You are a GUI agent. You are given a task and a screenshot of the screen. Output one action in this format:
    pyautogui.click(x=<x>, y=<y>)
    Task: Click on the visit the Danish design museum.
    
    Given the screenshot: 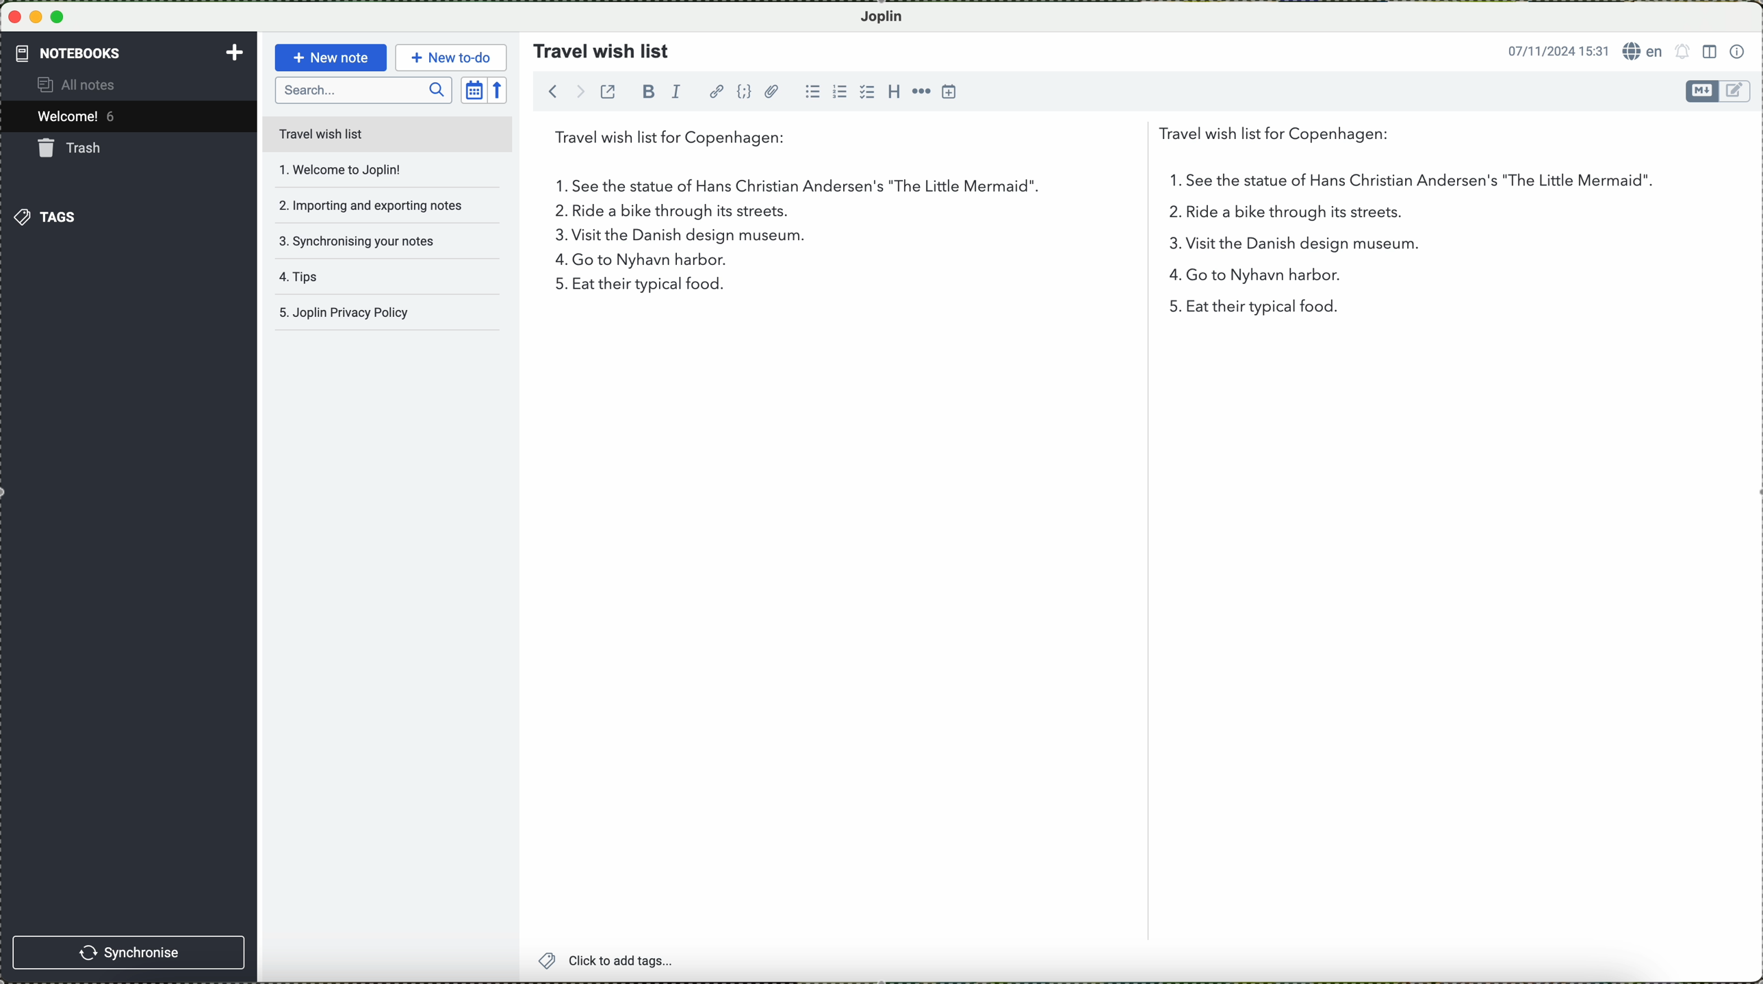 What is the action you would take?
    pyautogui.click(x=979, y=238)
    